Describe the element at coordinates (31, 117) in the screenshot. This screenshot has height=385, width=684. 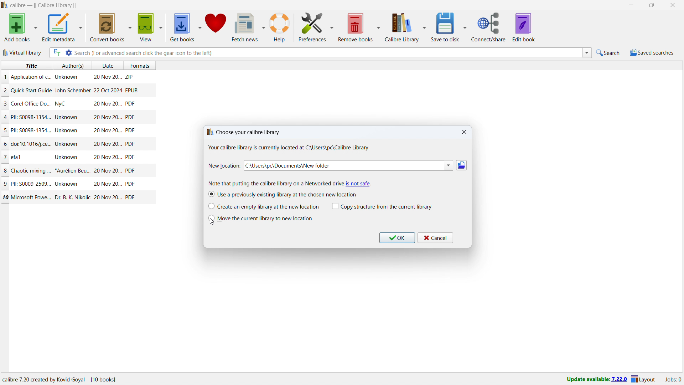
I see `Title` at that location.